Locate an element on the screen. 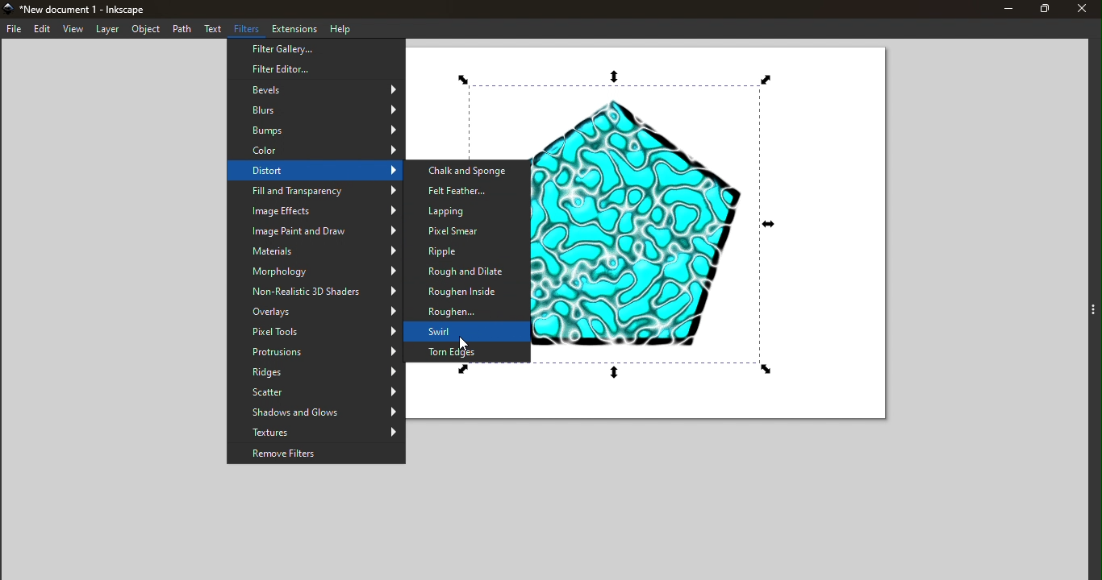 This screenshot has width=1102, height=580. Textures is located at coordinates (317, 433).